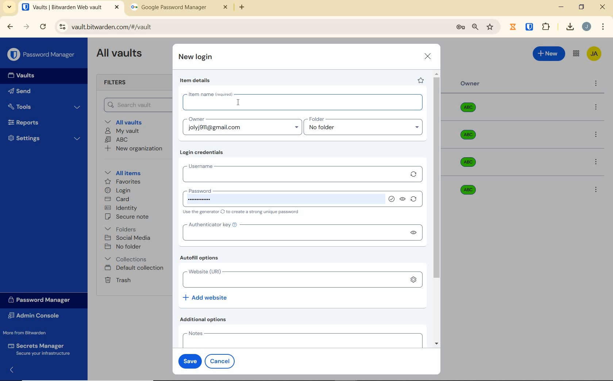 The image size is (613, 381). What do you see at coordinates (43, 27) in the screenshot?
I see `reload` at bounding box center [43, 27].